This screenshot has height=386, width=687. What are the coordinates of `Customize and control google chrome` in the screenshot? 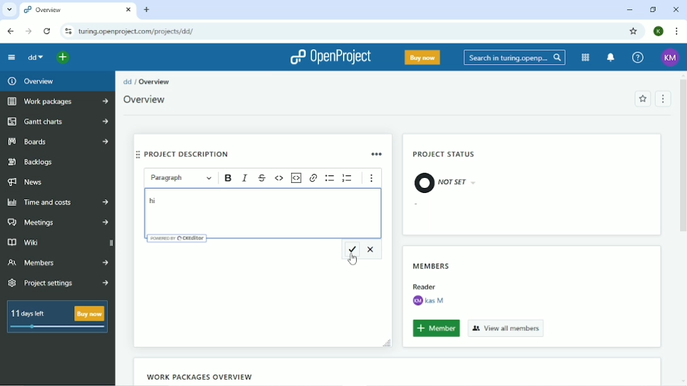 It's located at (676, 31).